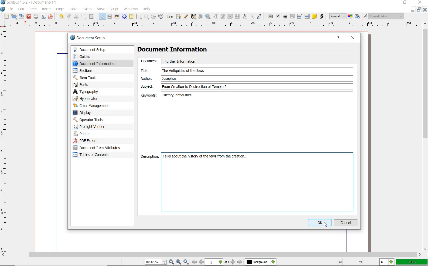 This screenshot has width=428, height=266. What do you see at coordinates (278, 16) in the screenshot?
I see `pdf check box` at bounding box center [278, 16].